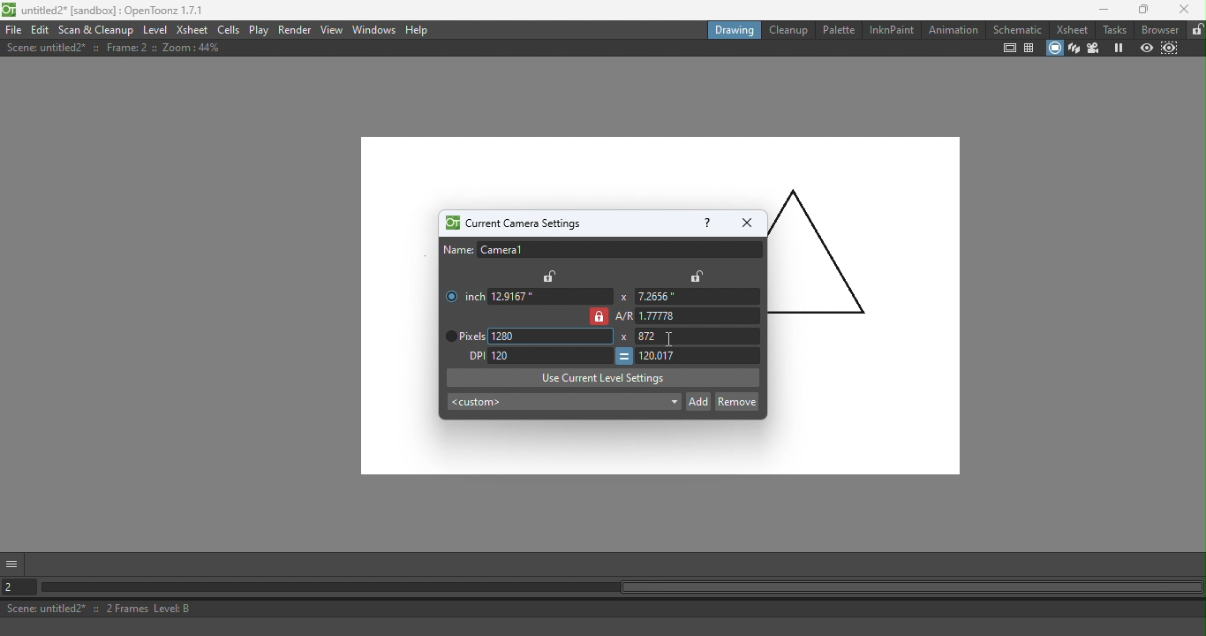 This screenshot has width=1206, height=636. I want to click on Lock, so click(551, 276).